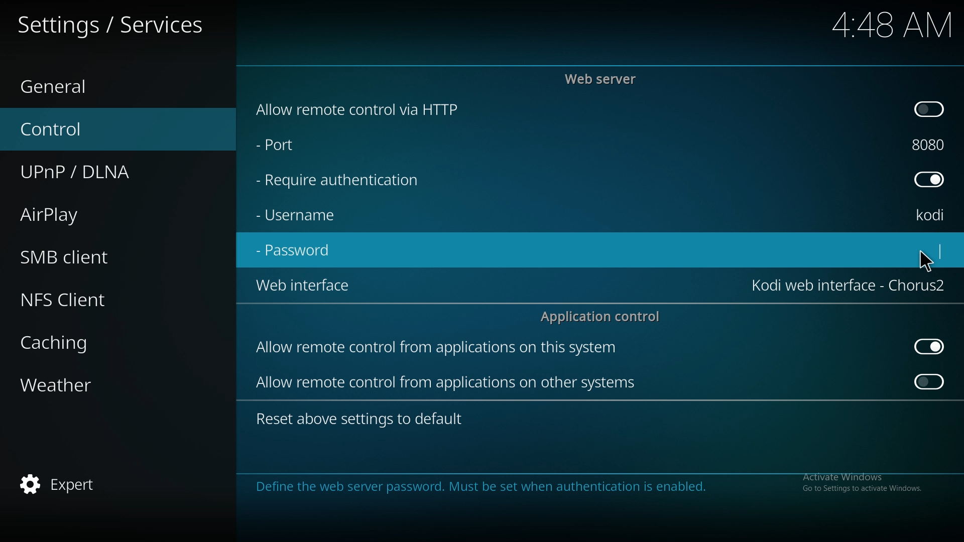 The height and width of the screenshot is (542, 964). What do you see at coordinates (75, 216) in the screenshot?
I see `airplay` at bounding box center [75, 216].